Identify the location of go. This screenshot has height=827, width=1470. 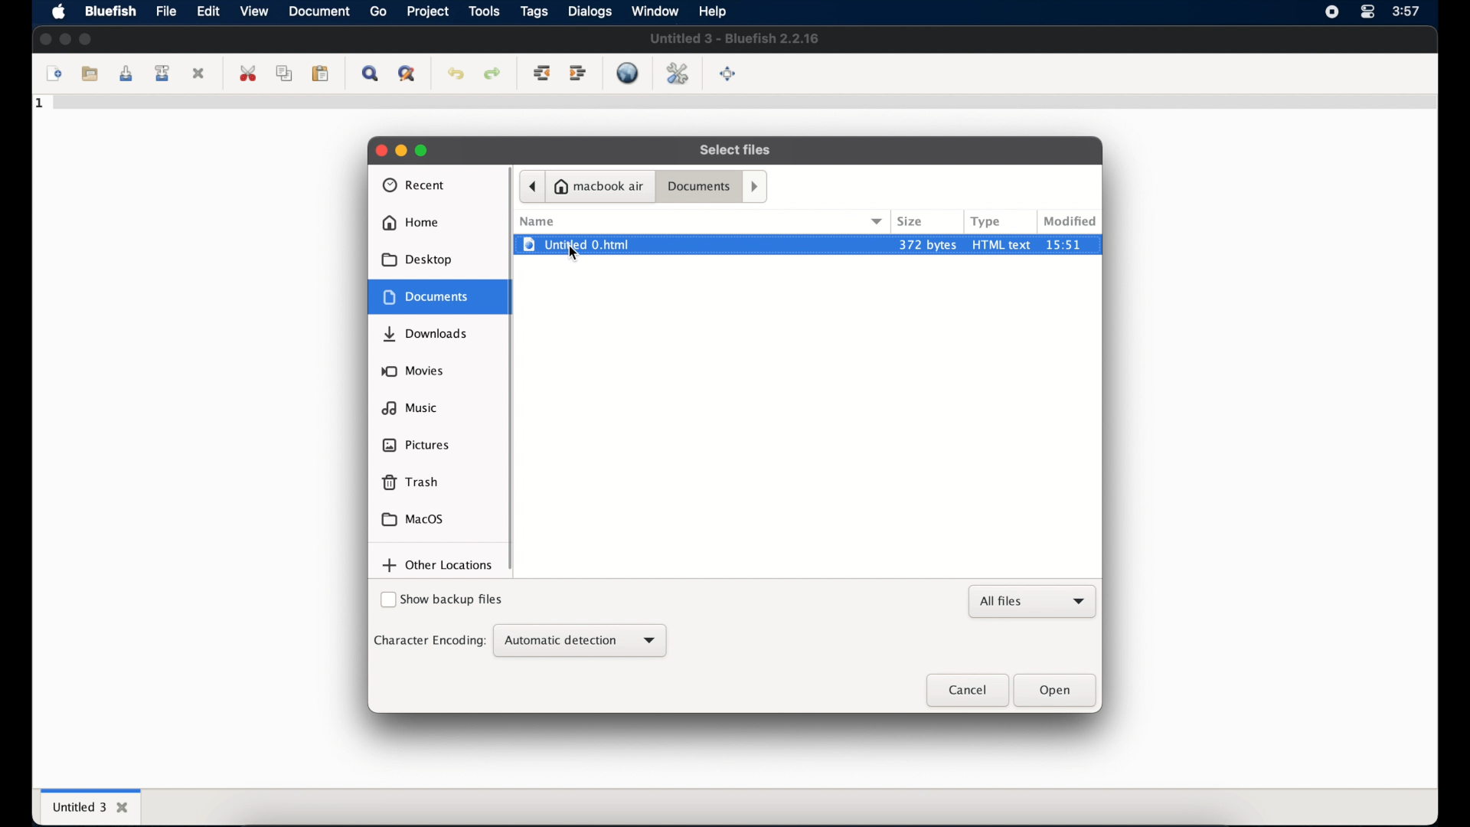
(378, 11).